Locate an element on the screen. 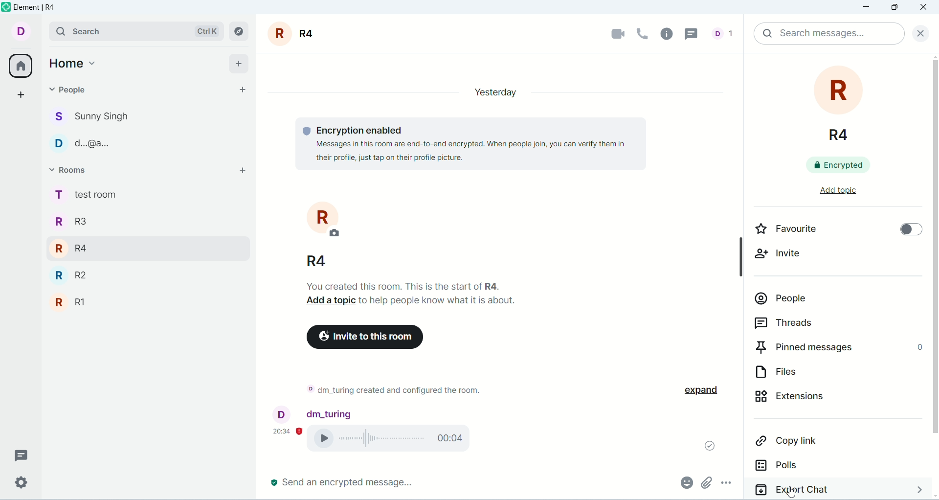 The height and width of the screenshot is (500, 939). close is located at coordinates (918, 32).